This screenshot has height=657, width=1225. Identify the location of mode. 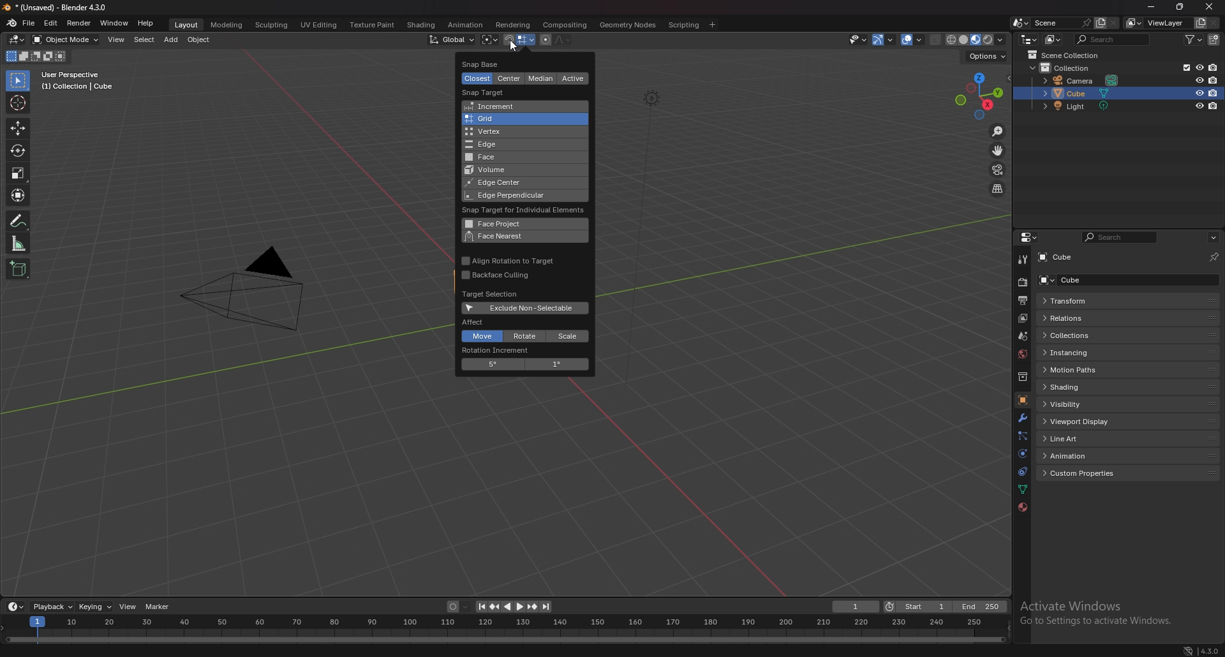
(35, 57).